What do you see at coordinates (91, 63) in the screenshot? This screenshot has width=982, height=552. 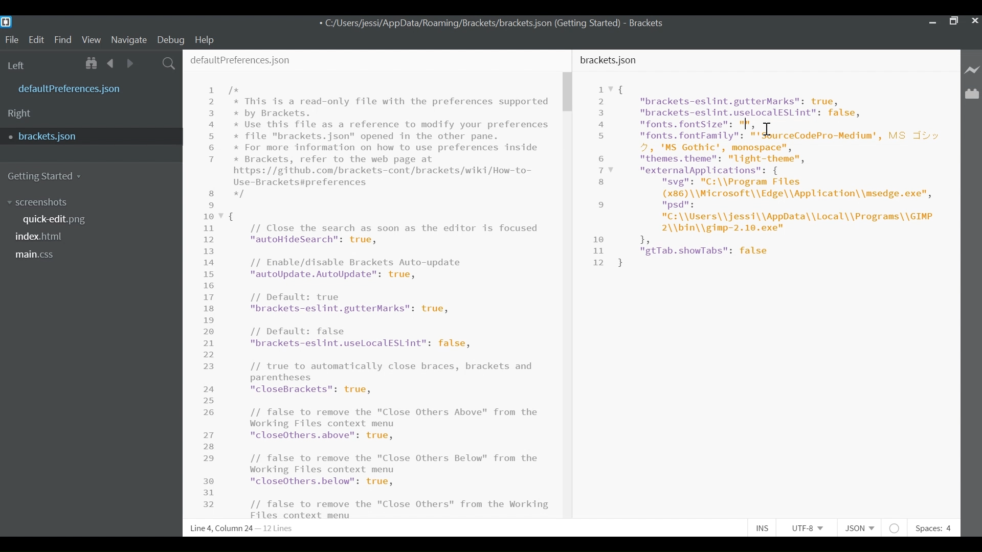 I see `Show in File tree` at bounding box center [91, 63].